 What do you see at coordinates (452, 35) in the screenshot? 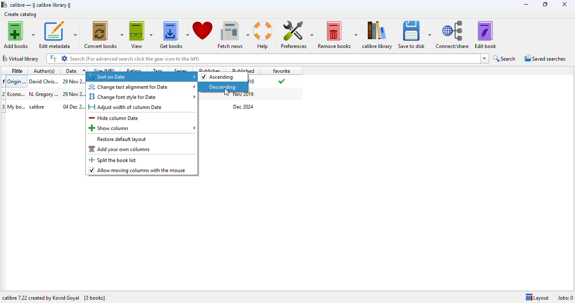
I see `connect/share` at bounding box center [452, 35].